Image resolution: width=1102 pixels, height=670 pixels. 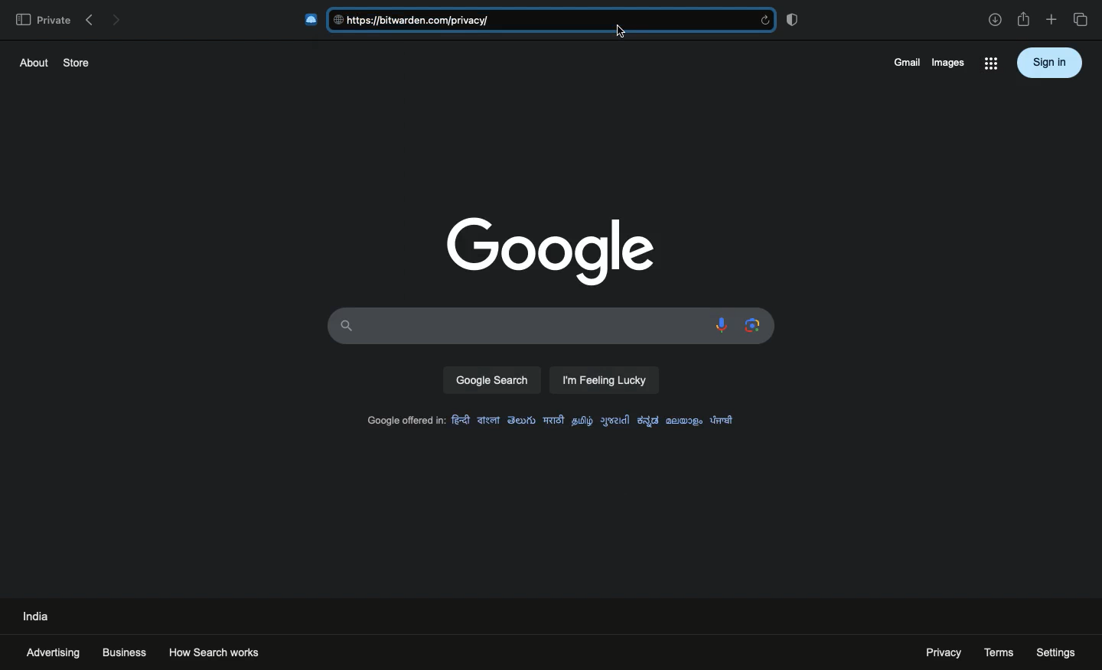 I want to click on private, so click(x=42, y=19).